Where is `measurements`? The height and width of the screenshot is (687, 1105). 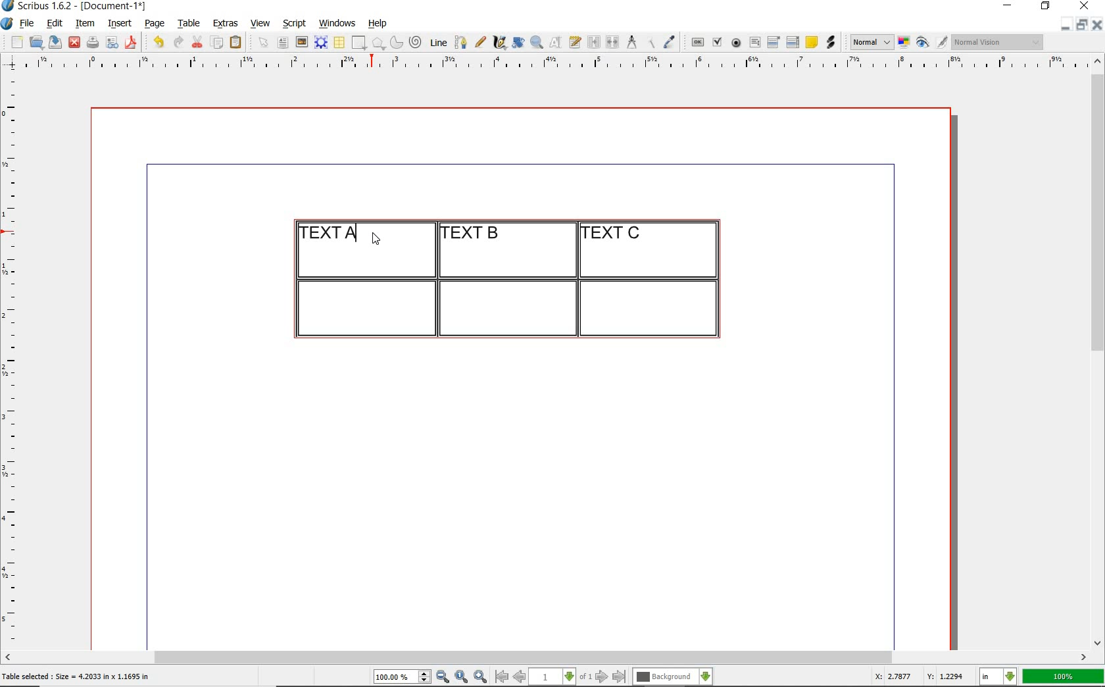 measurements is located at coordinates (631, 43).